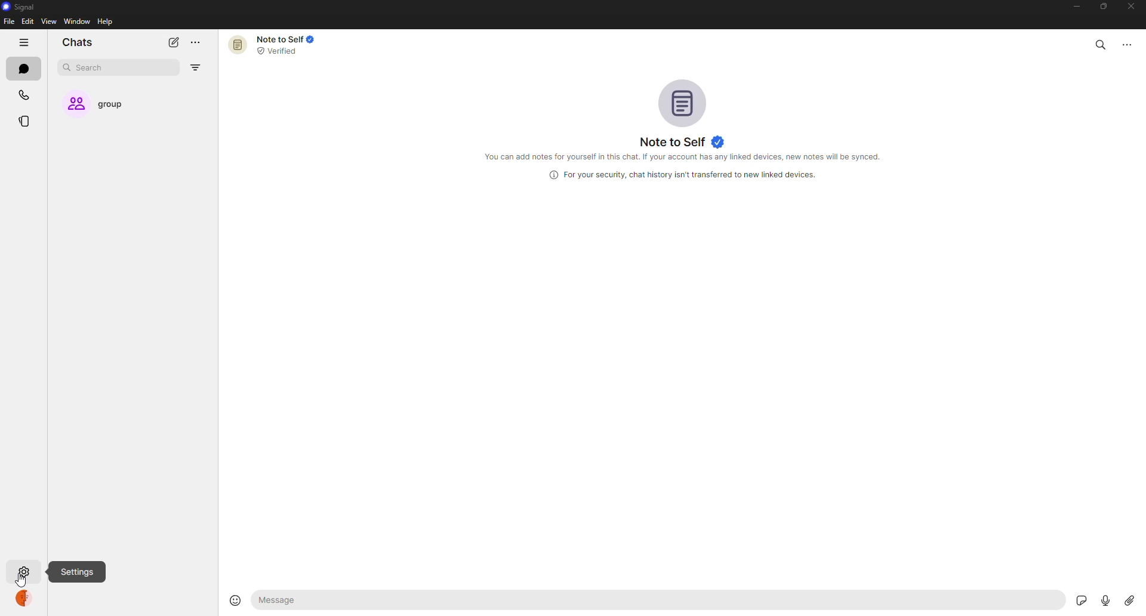  Describe the element at coordinates (79, 572) in the screenshot. I see `settings` at that location.